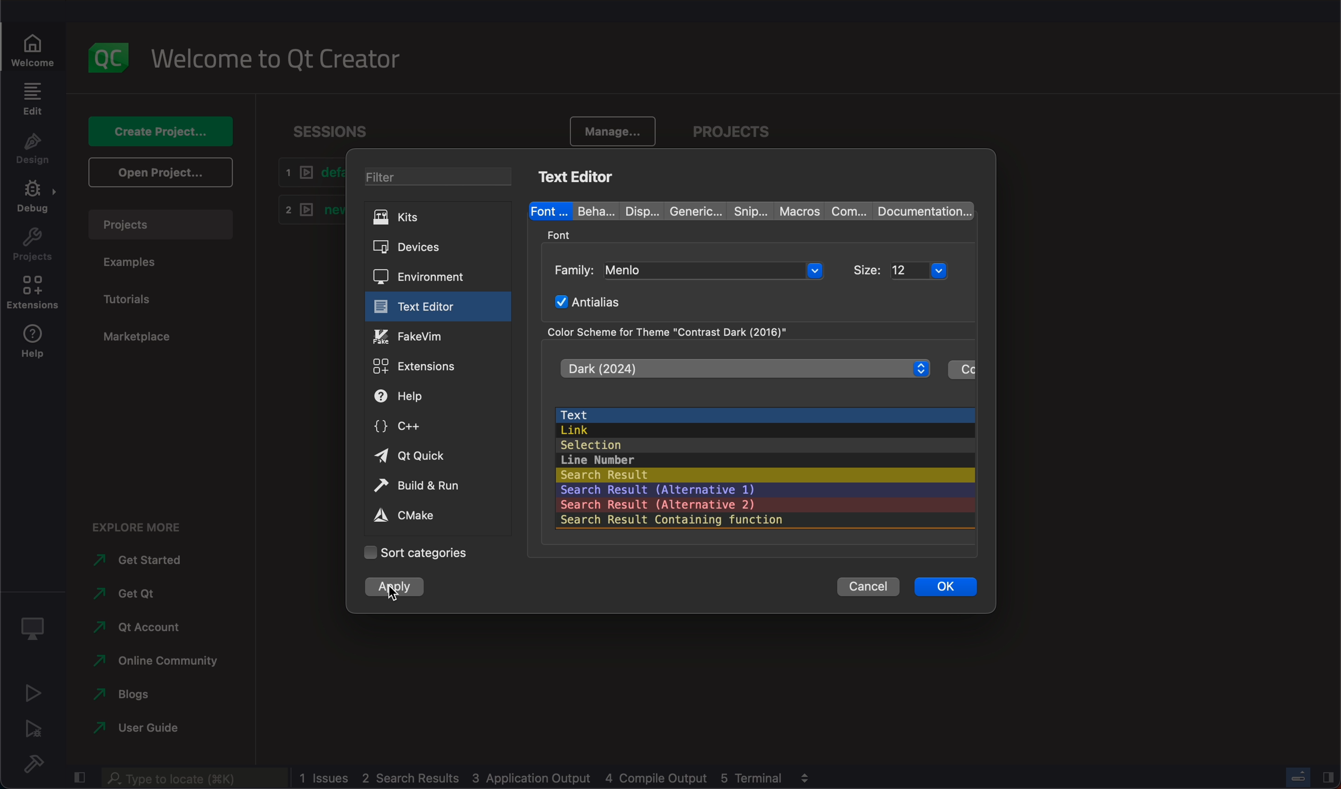 This screenshot has height=789, width=1341. I want to click on log, so click(545, 777).